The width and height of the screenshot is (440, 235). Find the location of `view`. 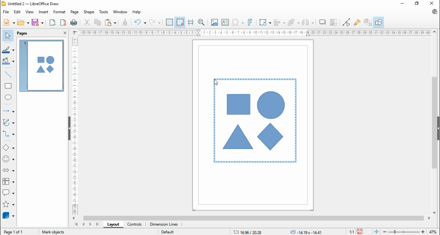

view is located at coordinates (30, 12).